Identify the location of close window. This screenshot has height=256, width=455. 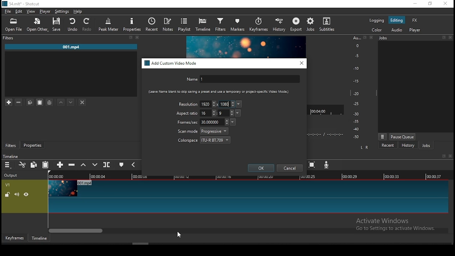
(302, 63).